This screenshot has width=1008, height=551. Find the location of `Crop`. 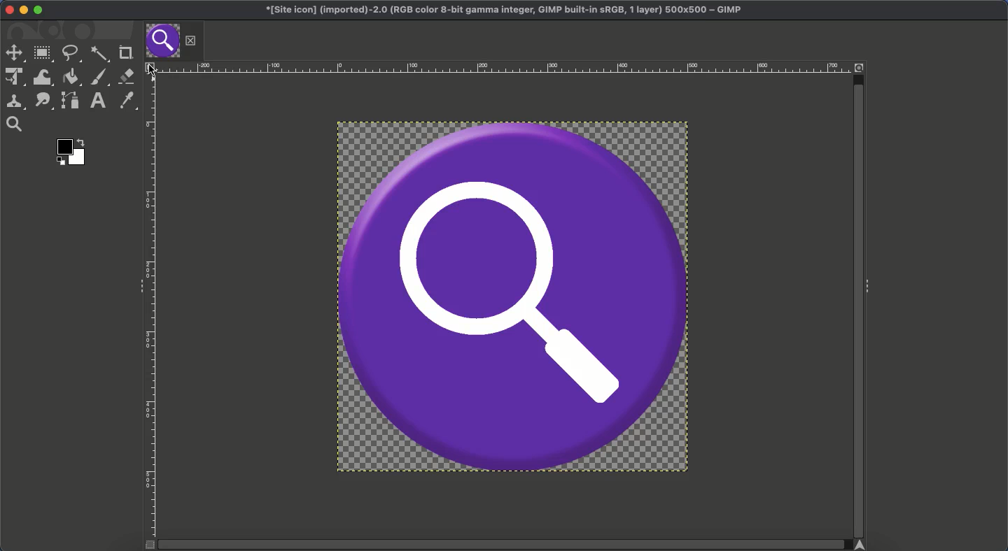

Crop is located at coordinates (125, 51).